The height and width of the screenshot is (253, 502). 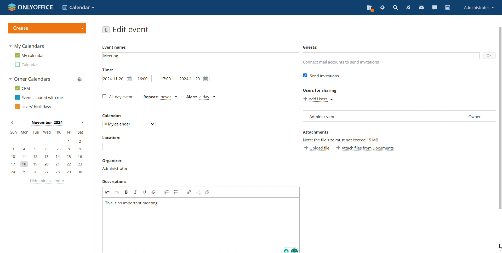 I want to click on bold, so click(x=127, y=192).